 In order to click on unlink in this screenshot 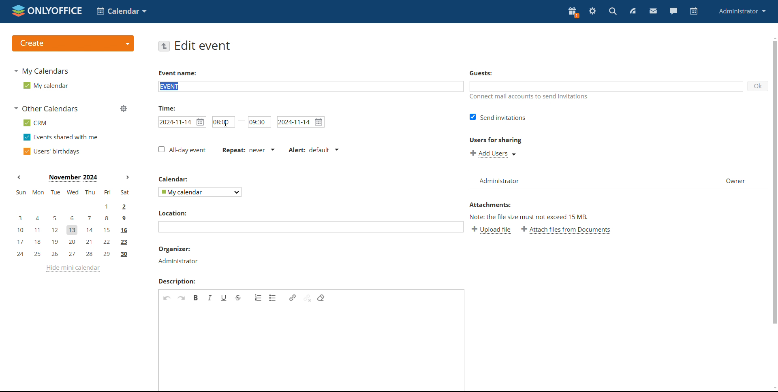, I will do `click(307, 297)`.